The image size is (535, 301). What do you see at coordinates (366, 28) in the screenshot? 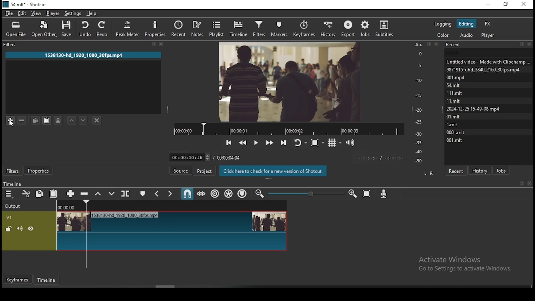
I see `jobs` at bounding box center [366, 28].